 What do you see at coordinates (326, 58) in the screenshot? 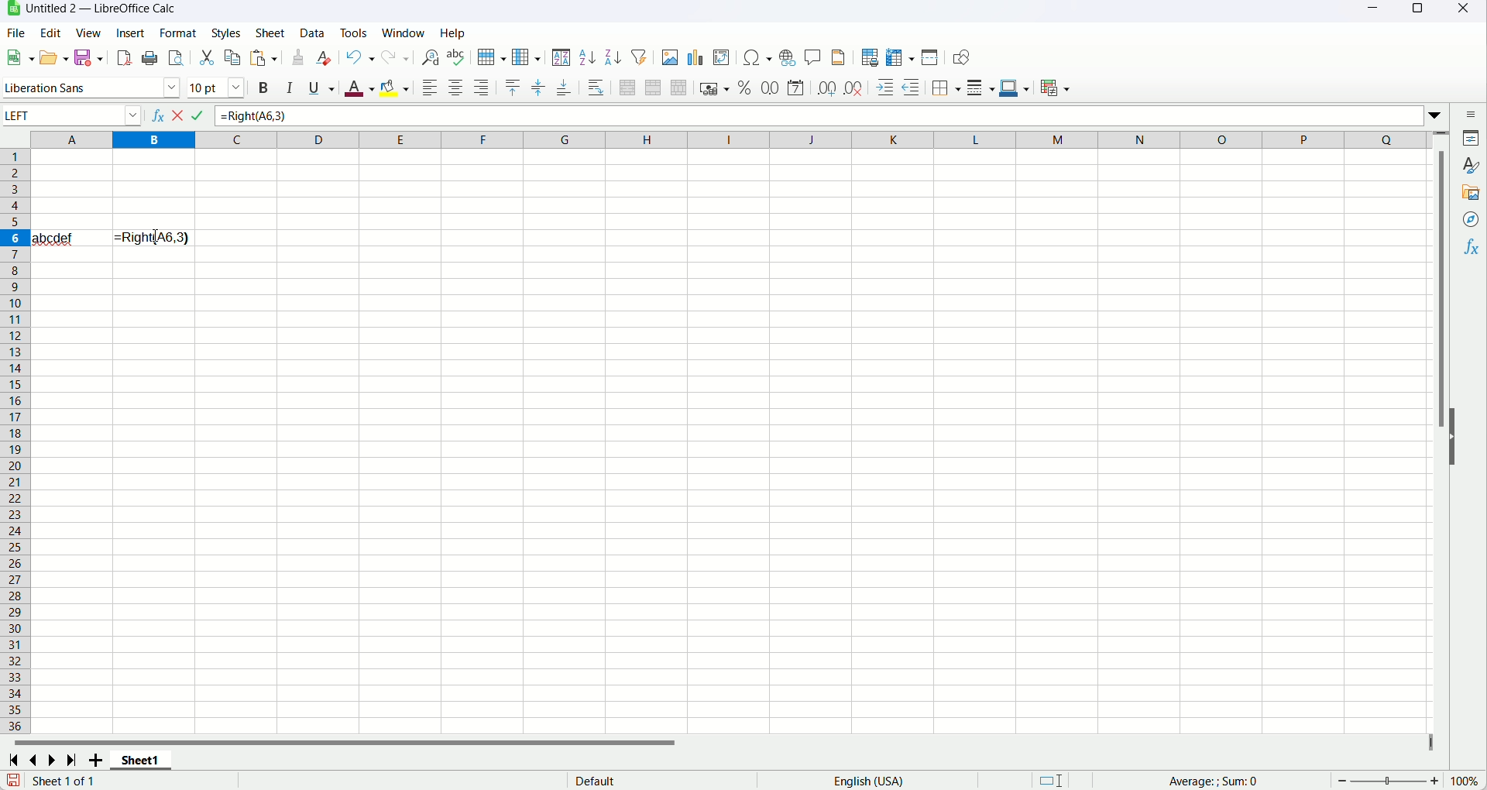
I see `clear formatting` at bounding box center [326, 58].